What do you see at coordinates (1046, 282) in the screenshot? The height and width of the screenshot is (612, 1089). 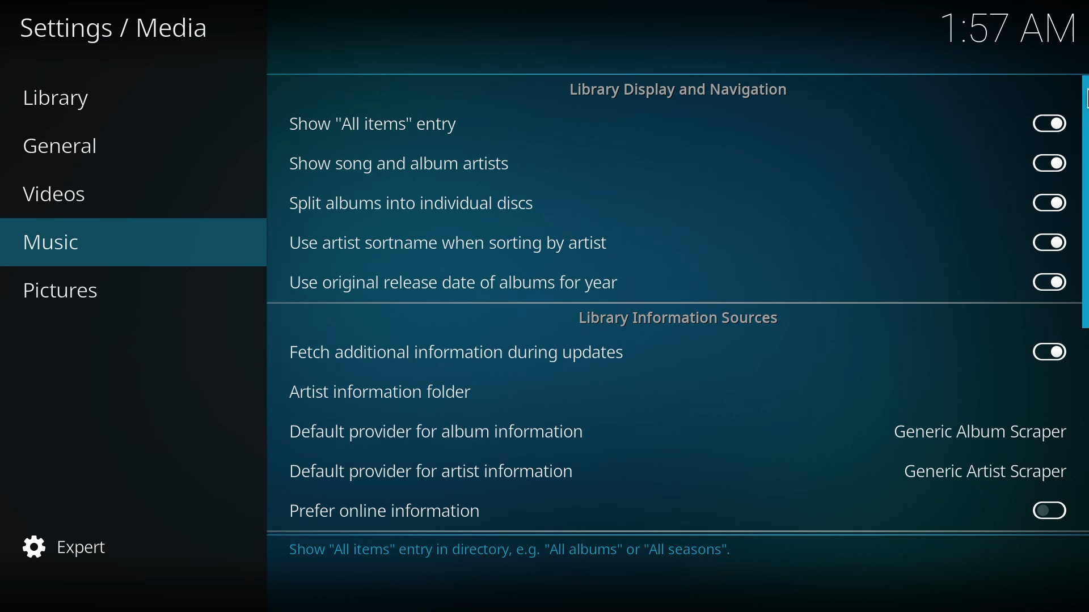 I see `enabled` at bounding box center [1046, 282].